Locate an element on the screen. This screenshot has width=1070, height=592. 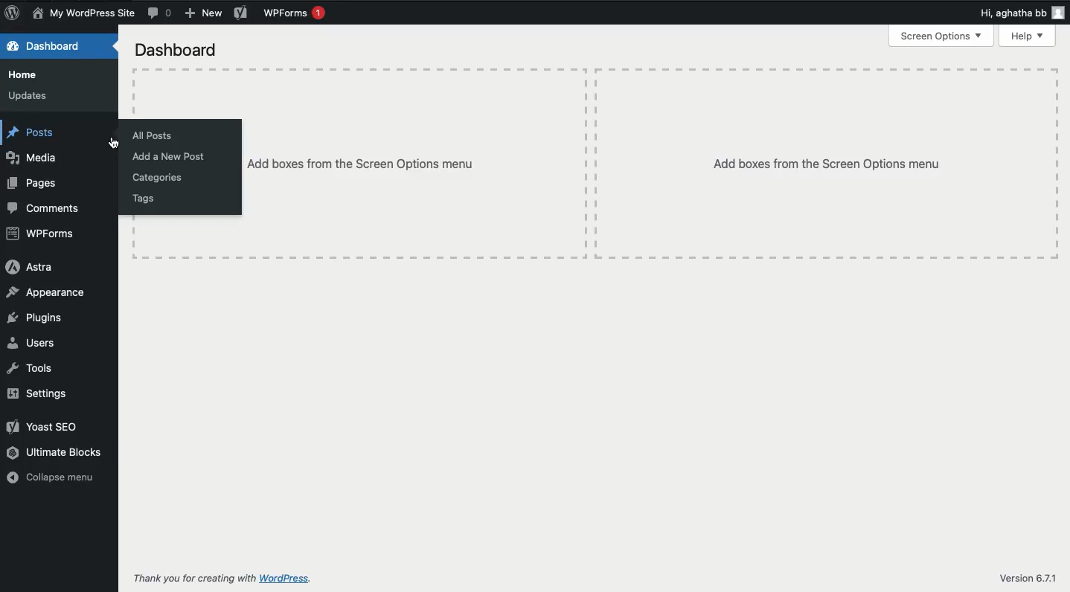
Comment is located at coordinates (159, 13).